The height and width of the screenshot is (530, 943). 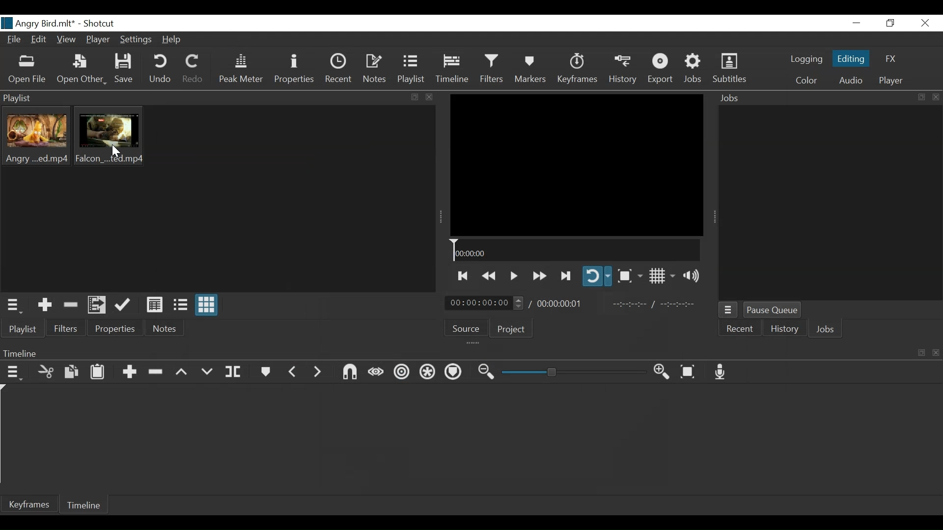 What do you see at coordinates (806, 60) in the screenshot?
I see `logging` at bounding box center [806, 60].